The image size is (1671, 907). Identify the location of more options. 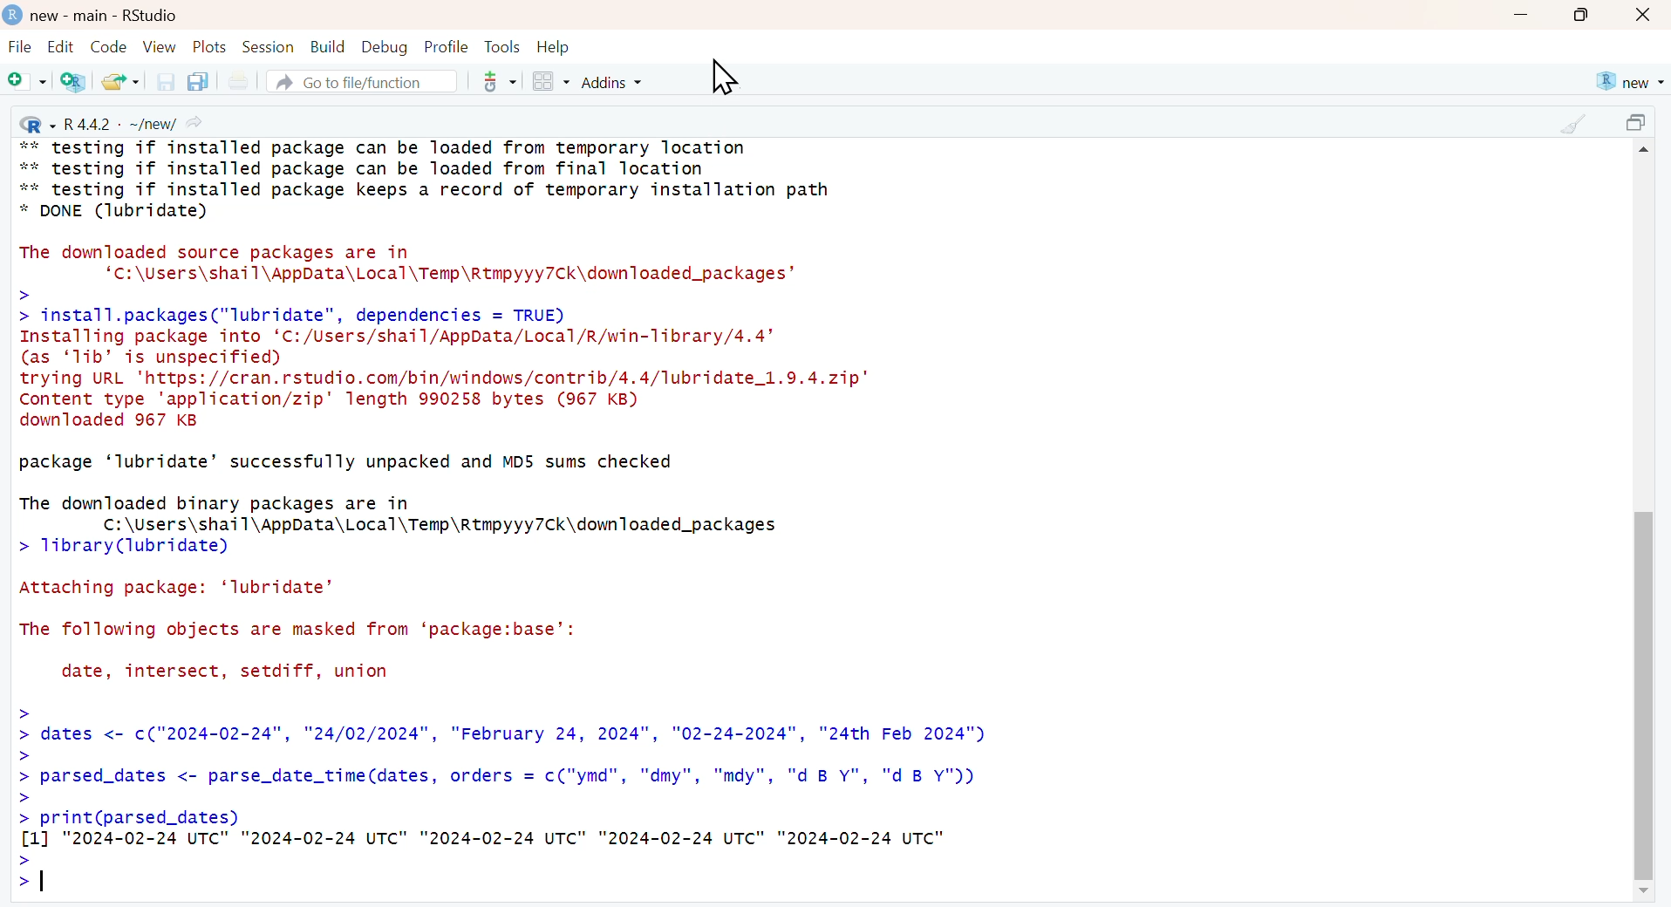
(494, 81).